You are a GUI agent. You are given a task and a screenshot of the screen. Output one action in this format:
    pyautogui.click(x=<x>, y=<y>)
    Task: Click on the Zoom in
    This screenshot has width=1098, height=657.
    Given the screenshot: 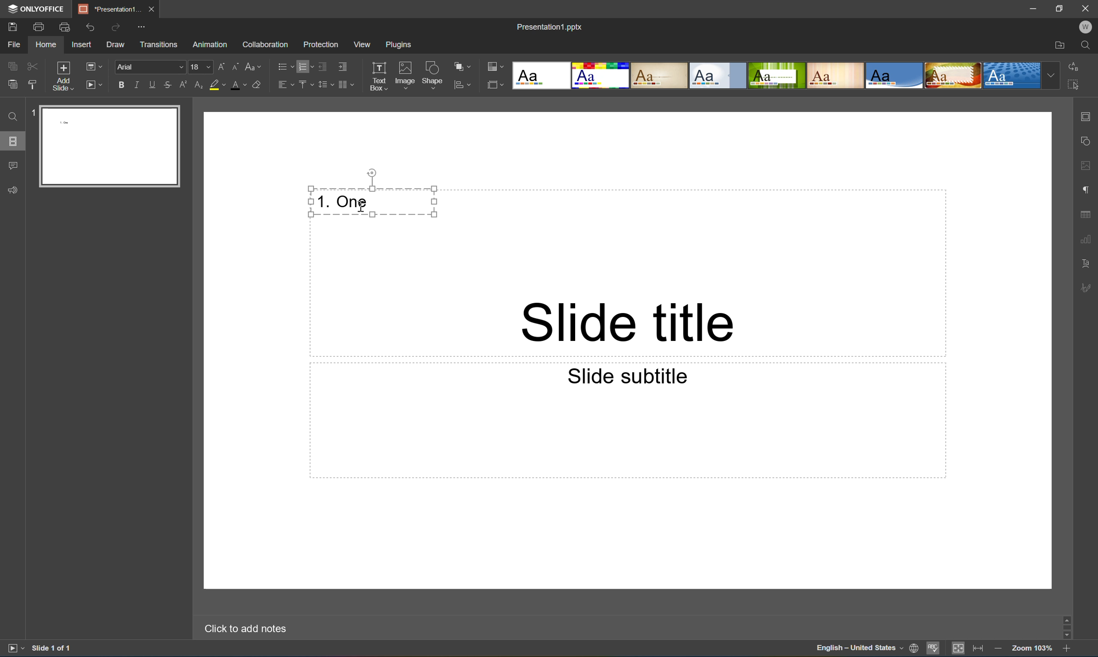 What is the action you would take?
    pyautogui.click(x=1067, y=650)
    